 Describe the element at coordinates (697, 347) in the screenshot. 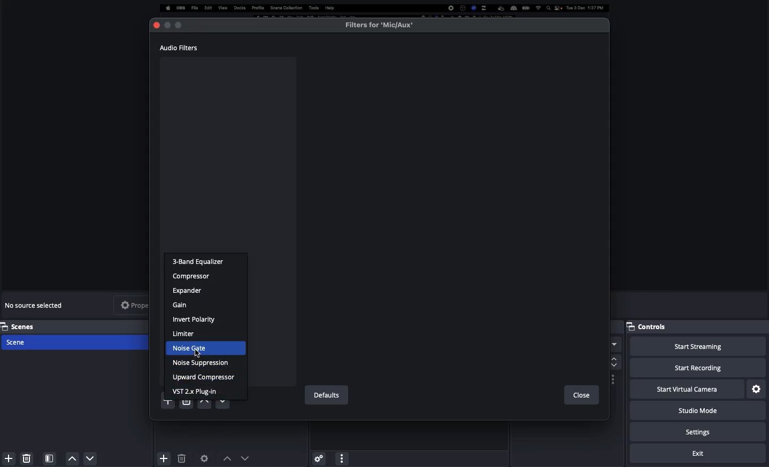

I see `Start streaming` at that location.